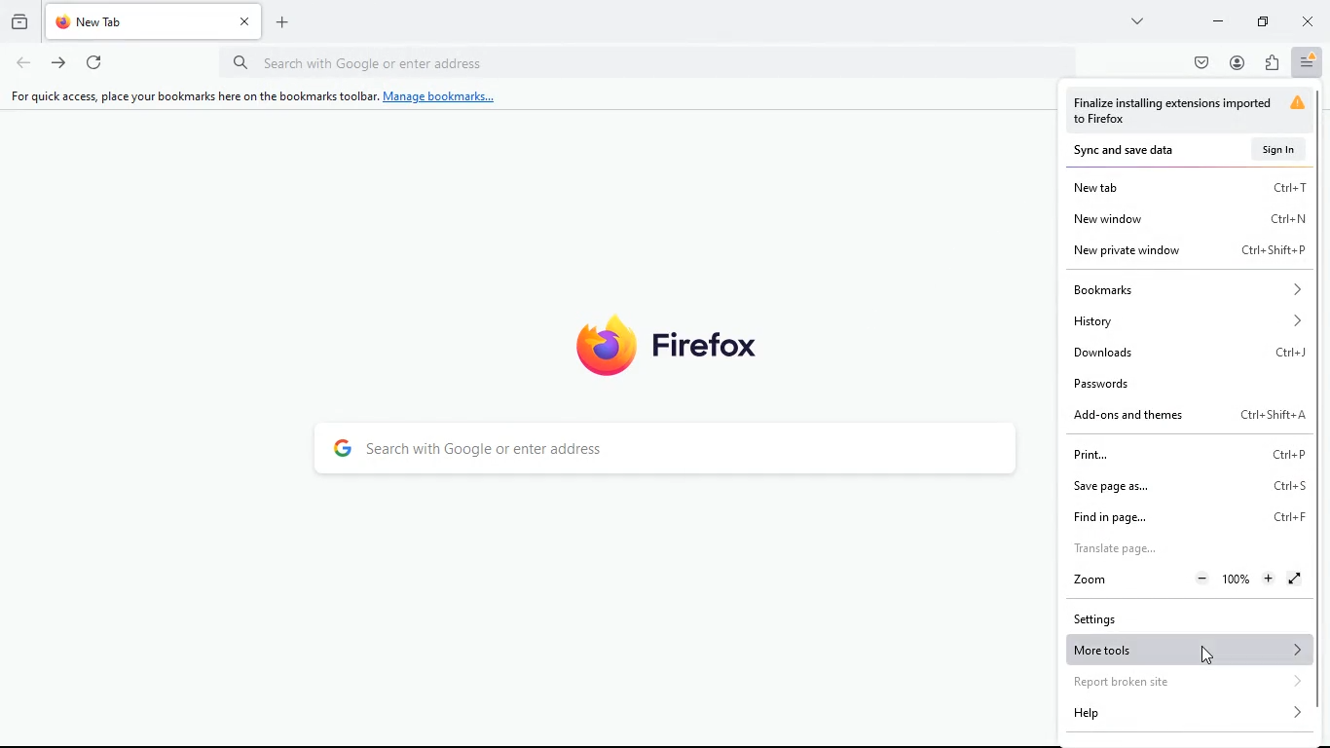 The width and height of the screenshot is (1330, 748). I want to click on back, so click(23, 64).